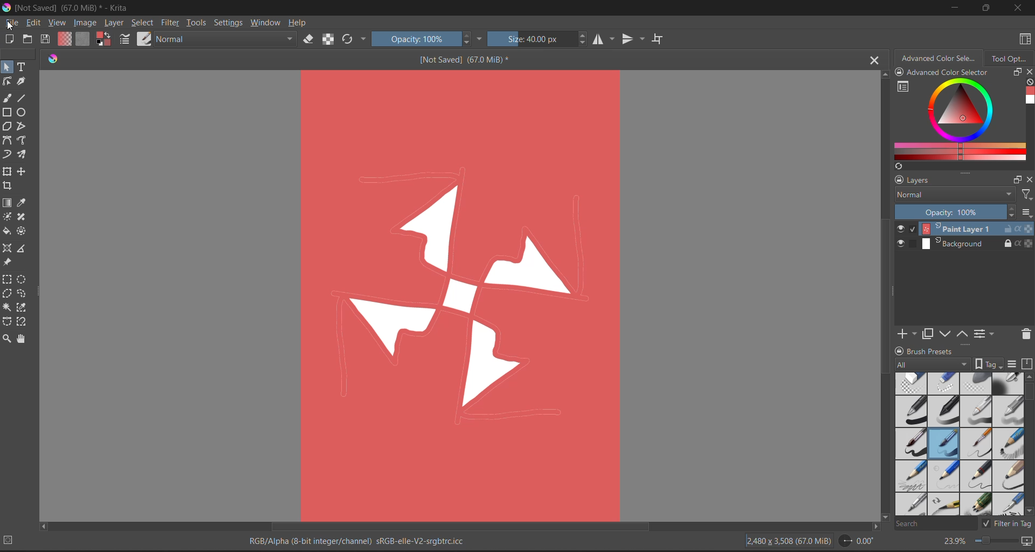 Image resolution: width=1035 pixels, height=552 pixels. Describe the element at coordinates (962, 73) in the screenshot. I see `Advanced color selector` at that location.